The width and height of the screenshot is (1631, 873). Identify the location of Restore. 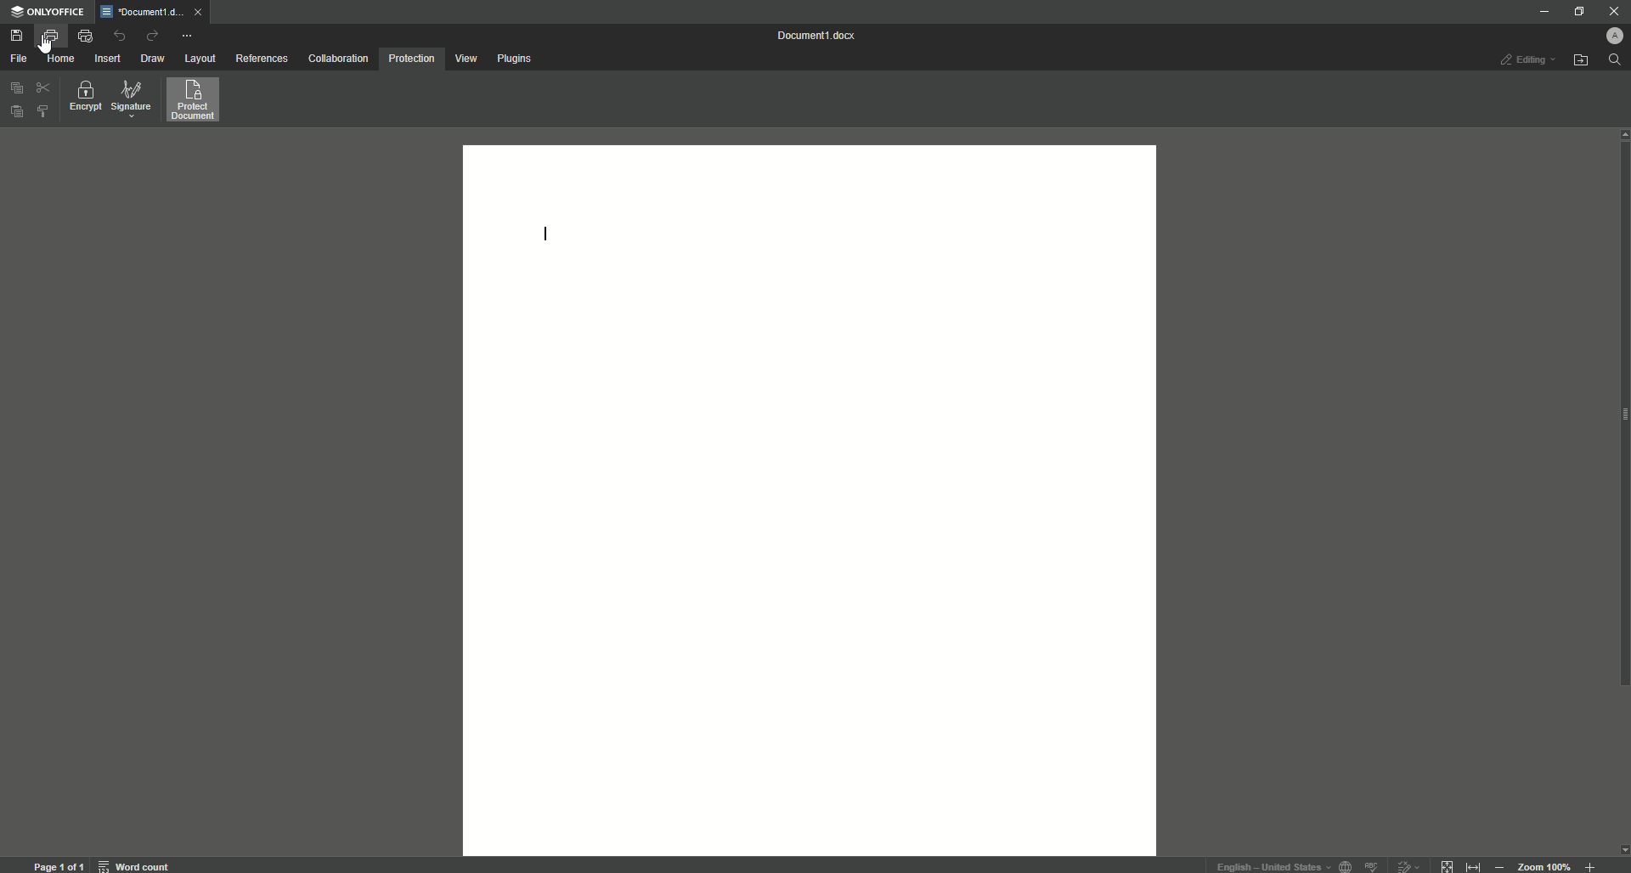
(1572, 11).